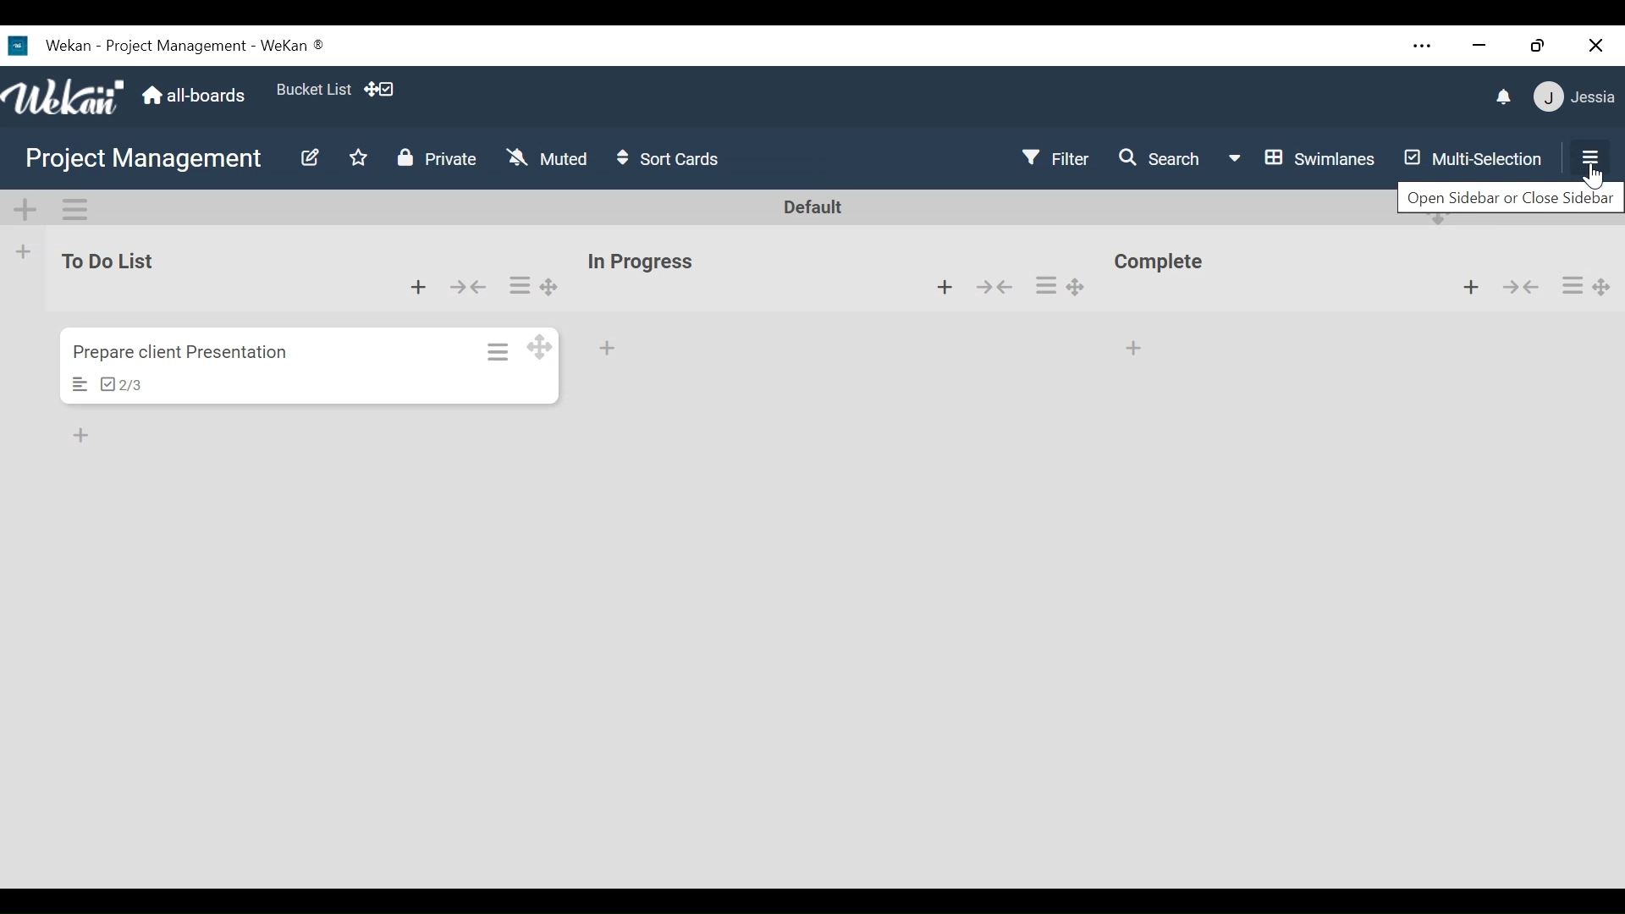 The height and width of the screenshot is (914, 1625). I want to click on Cursor, so click(1591, 177).